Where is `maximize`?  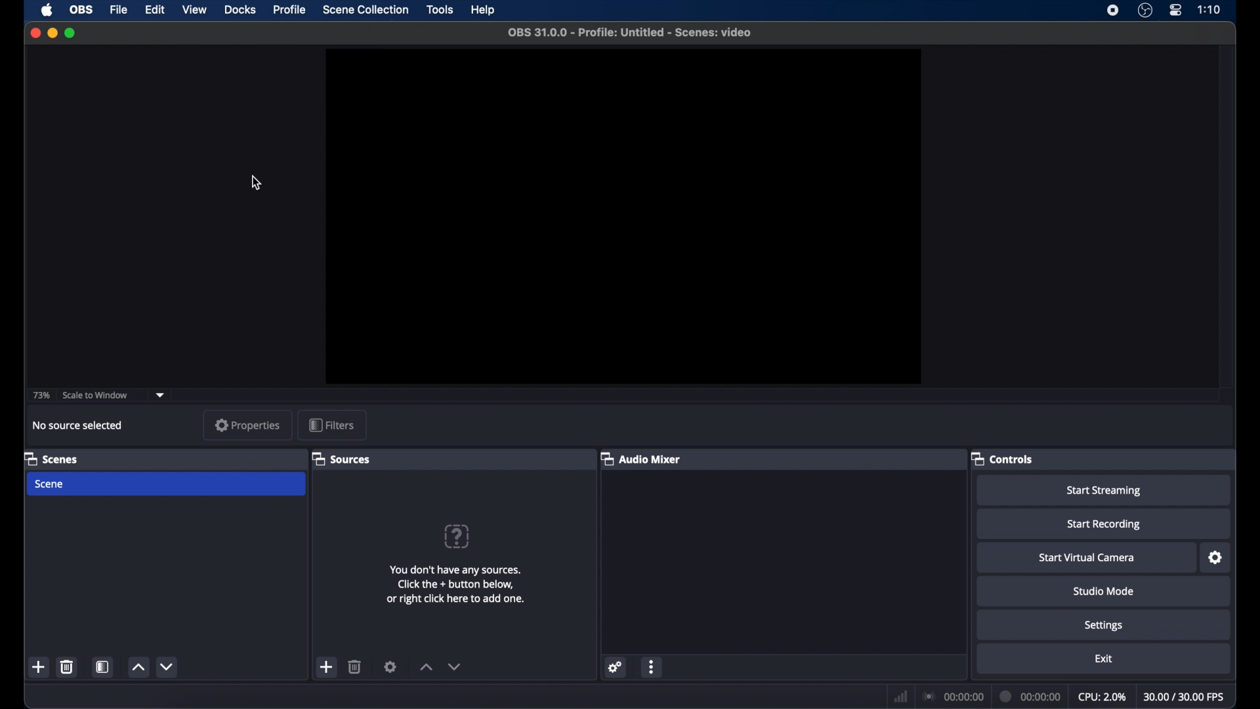 maximize is located at coordinates (71, 33).